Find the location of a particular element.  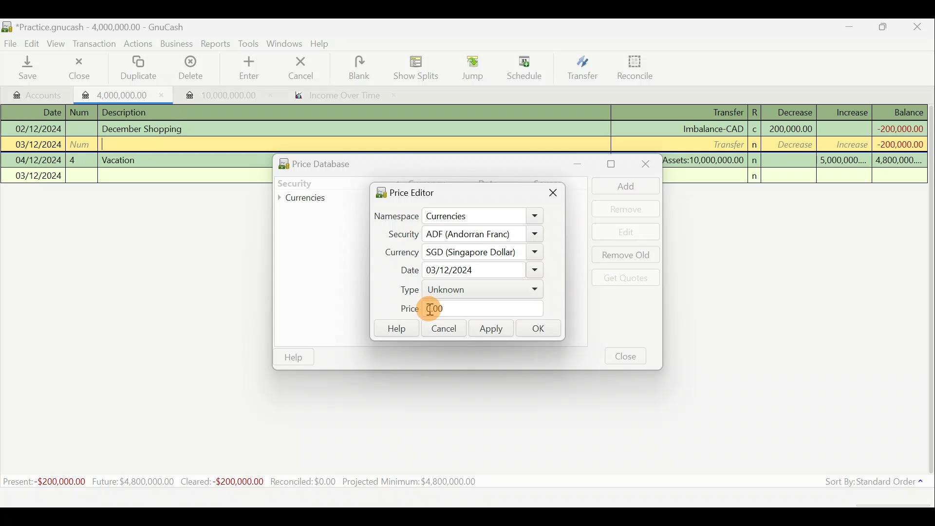

Decrease is located at coordinates (794, 112).